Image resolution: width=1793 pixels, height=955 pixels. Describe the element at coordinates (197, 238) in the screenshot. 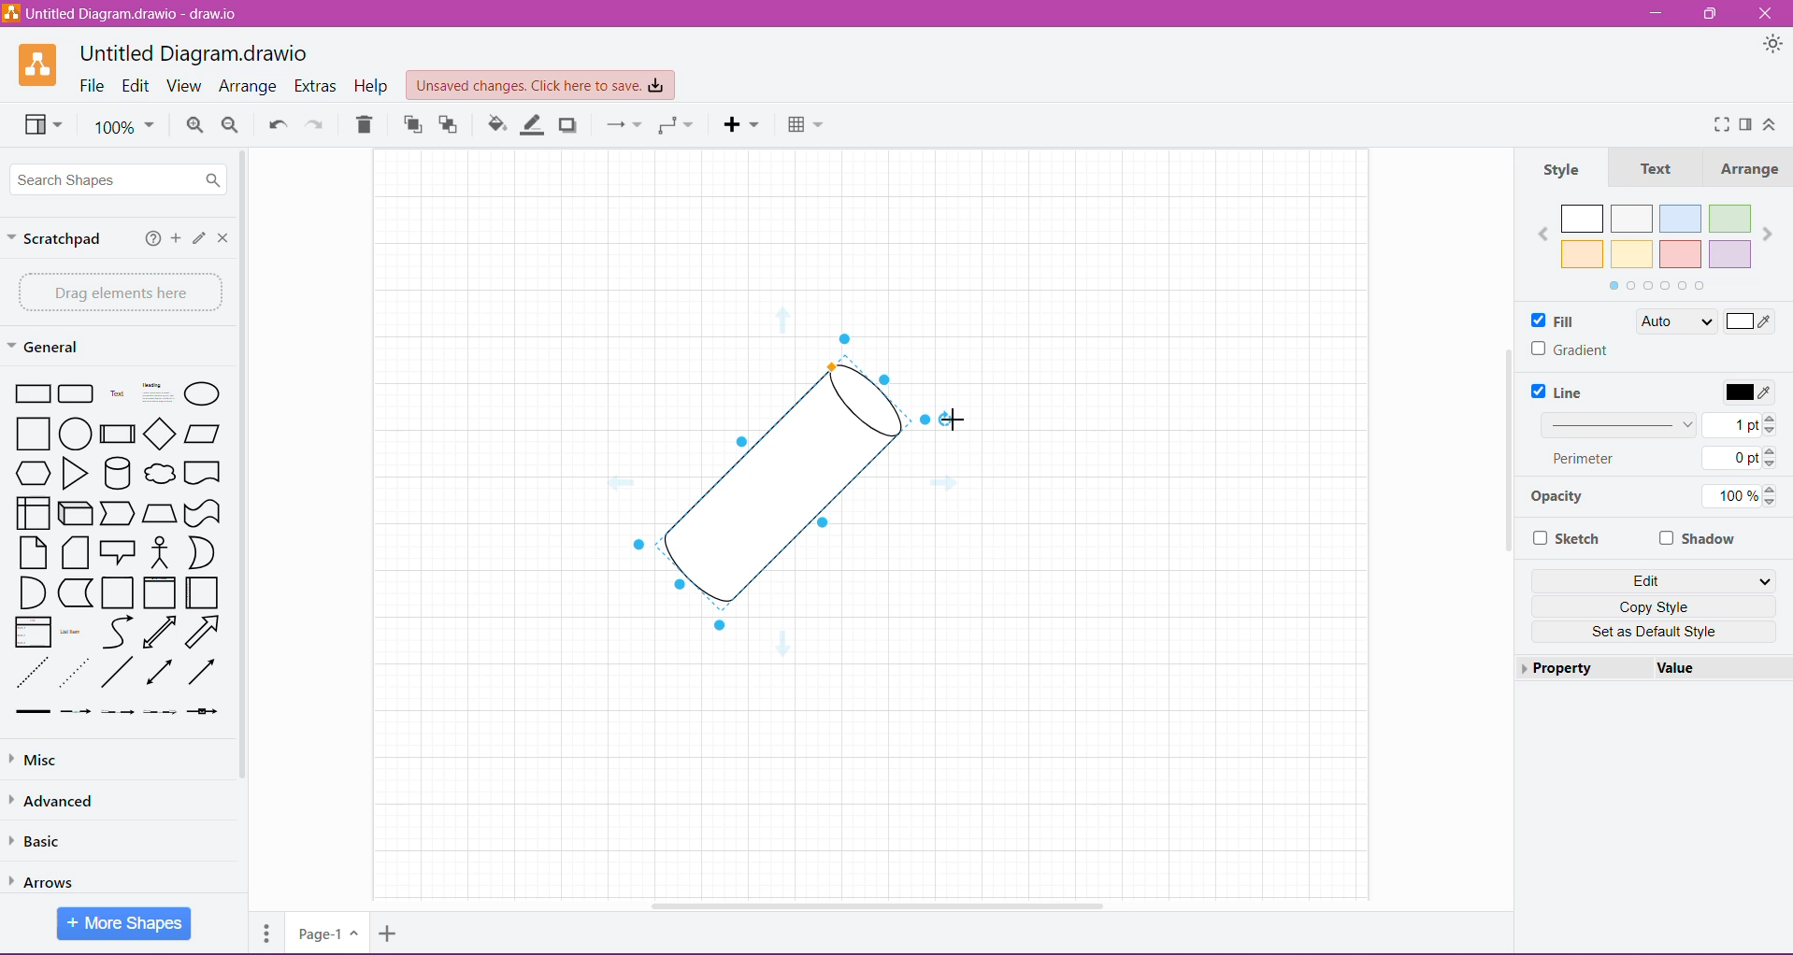

I see `Edit` at that location.